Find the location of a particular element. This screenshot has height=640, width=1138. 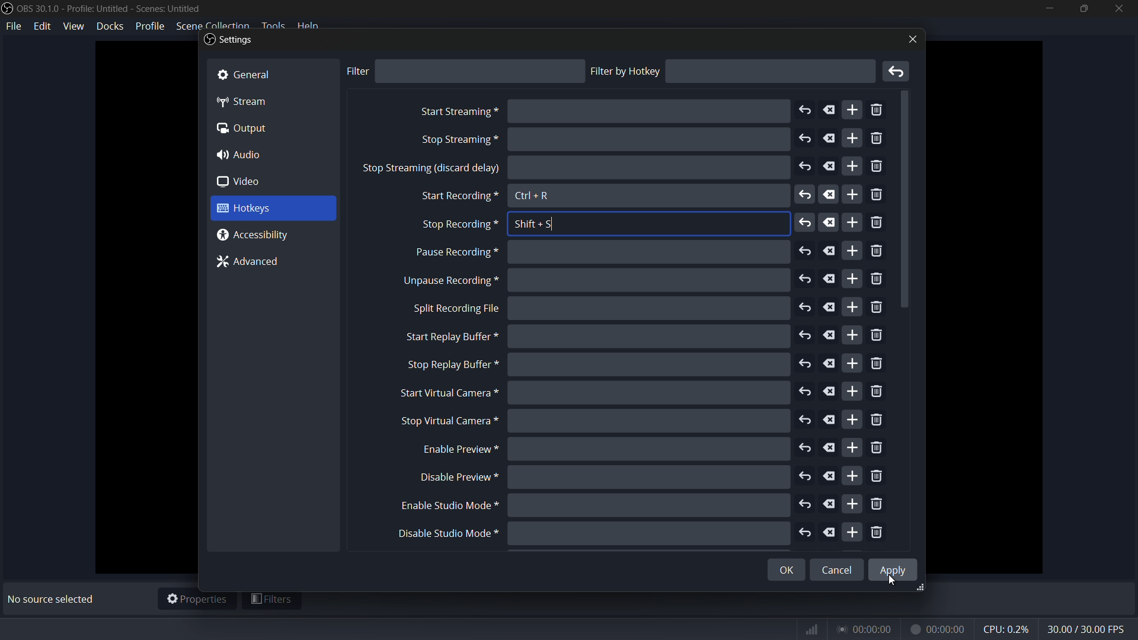

pause recording is located at coordinates (454, 253).